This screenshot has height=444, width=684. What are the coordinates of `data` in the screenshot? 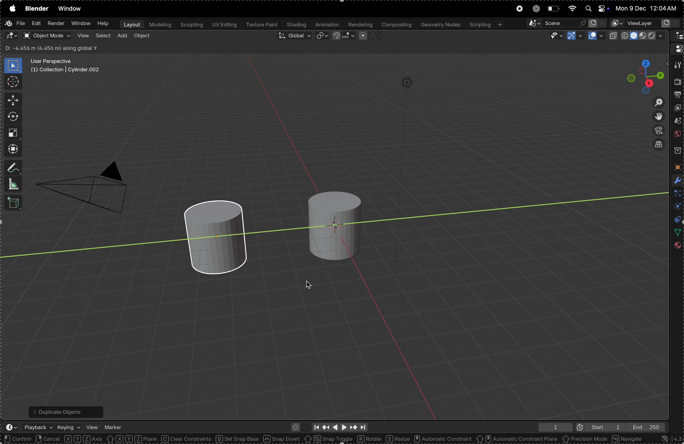 It's located at (676, 232).